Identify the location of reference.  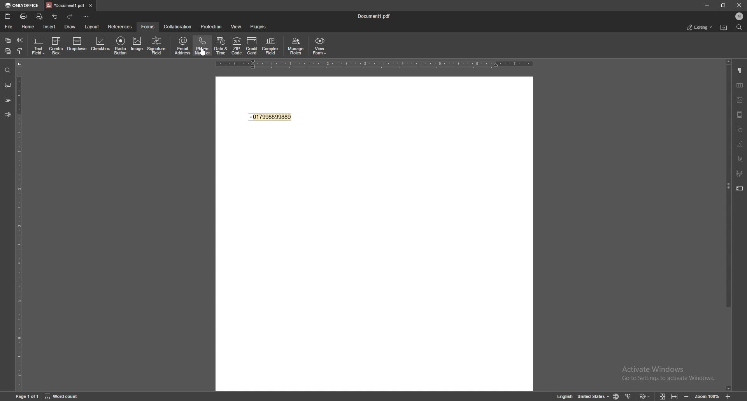
(120, 27).